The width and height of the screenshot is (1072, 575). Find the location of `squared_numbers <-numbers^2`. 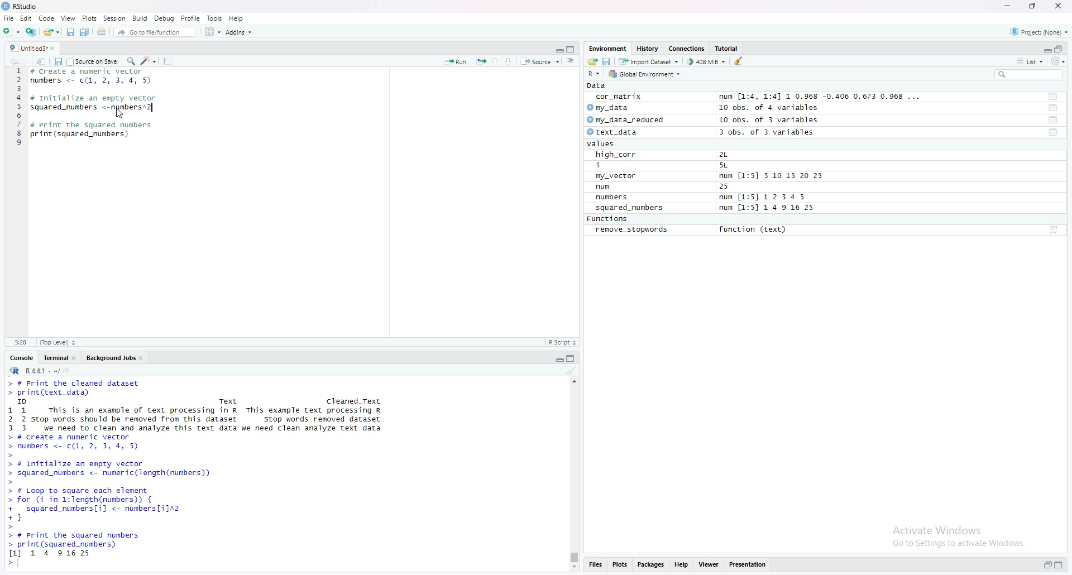

squared_numbers <-numbers^2 is located at coordinates (94, 108).